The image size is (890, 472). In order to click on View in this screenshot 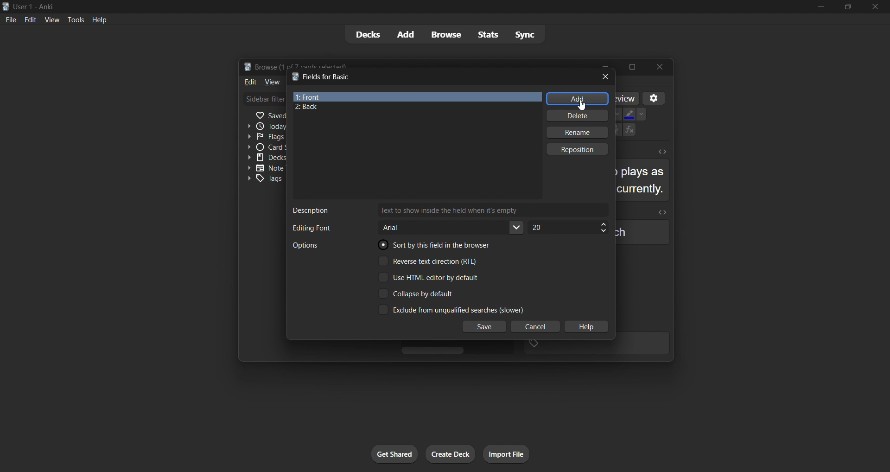, I will do `click(272, 83)`.